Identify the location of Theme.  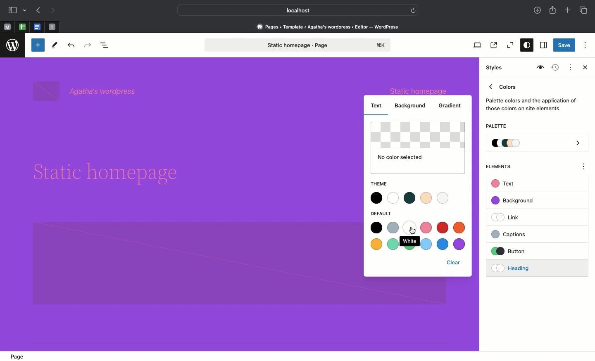
(379, 182).